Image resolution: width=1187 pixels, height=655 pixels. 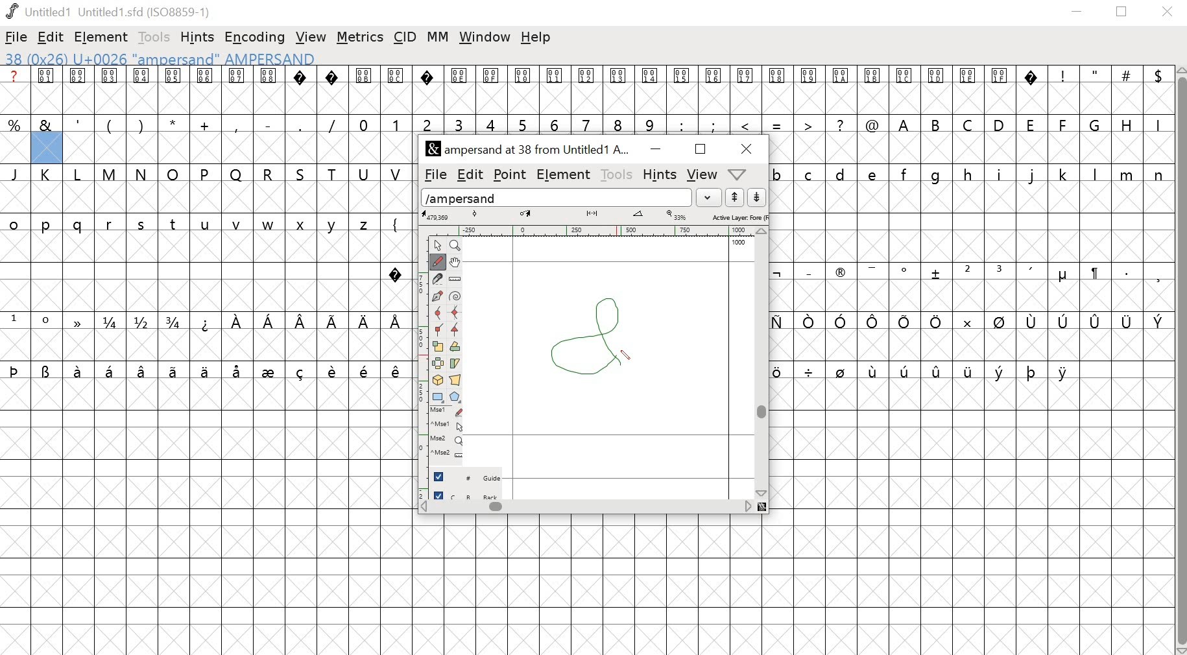 I want to click on symbol, so click(x=1033, y=322).